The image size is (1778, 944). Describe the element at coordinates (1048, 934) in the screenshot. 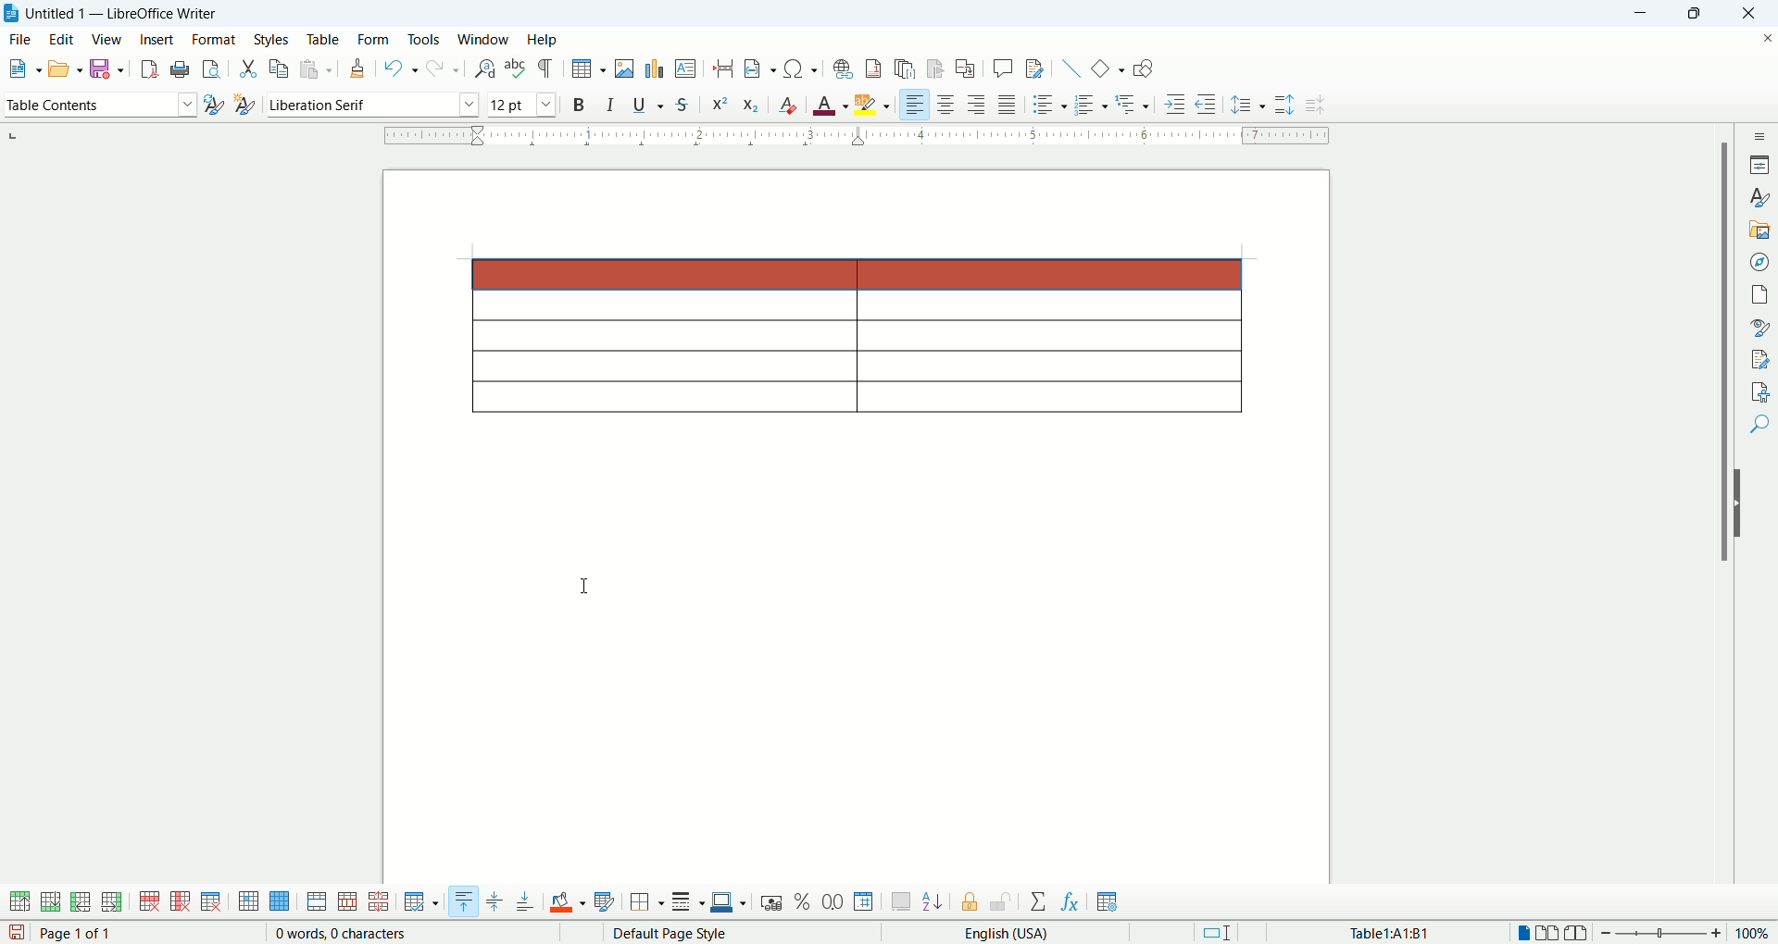

I see `english` at that location.